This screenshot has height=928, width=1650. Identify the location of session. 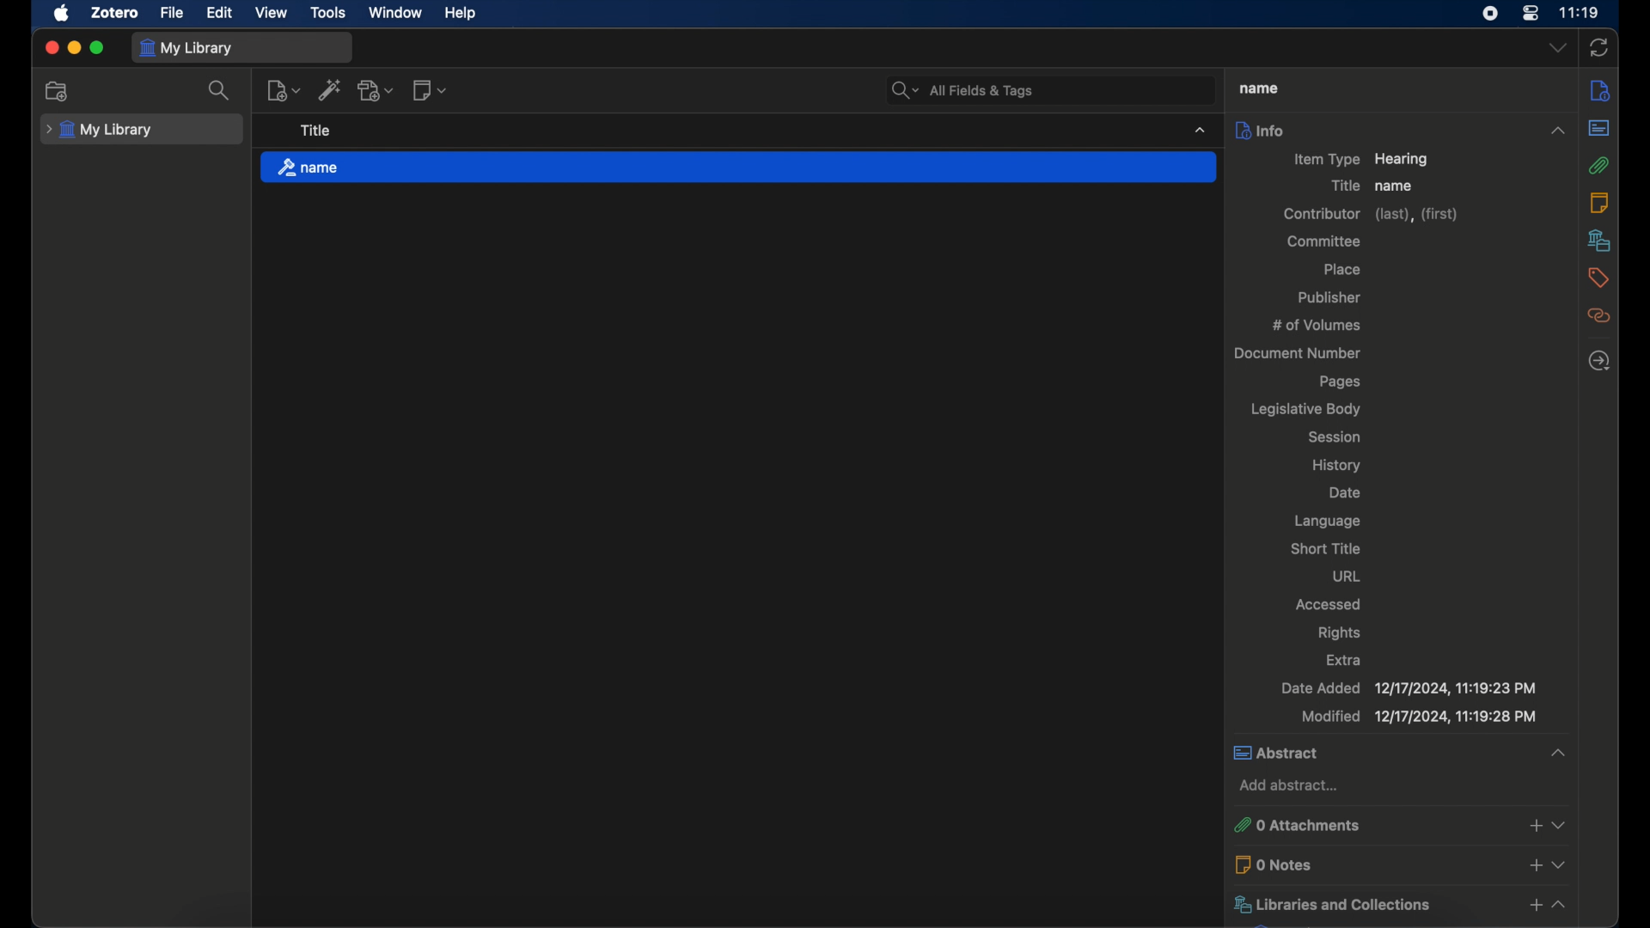
(1335, 437).